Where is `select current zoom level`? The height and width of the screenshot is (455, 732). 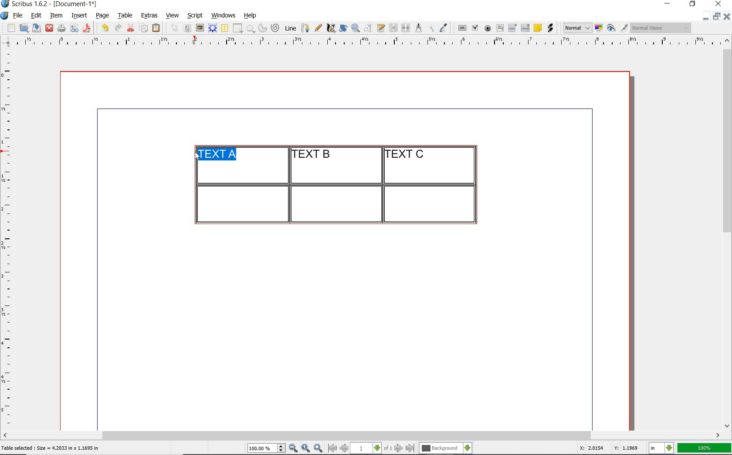 select current zoom level is located at coordinates (267, 448).